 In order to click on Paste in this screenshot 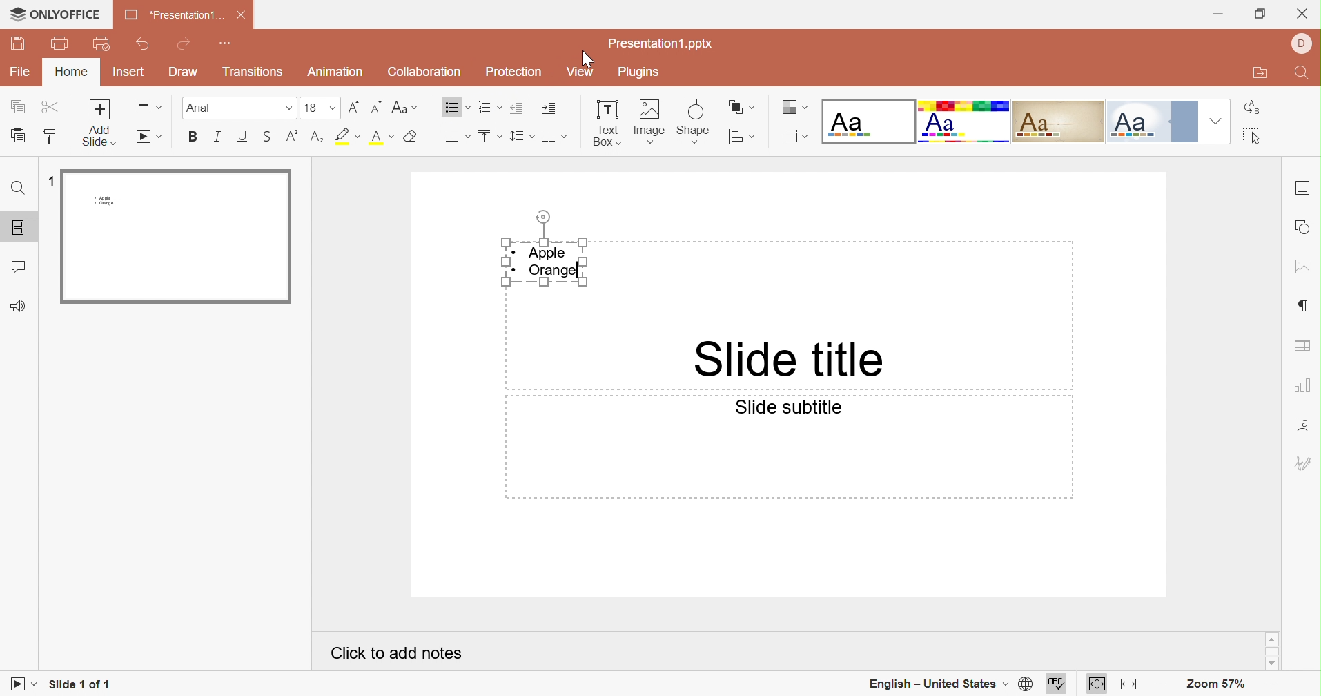, I will do `click(19, 137)`.